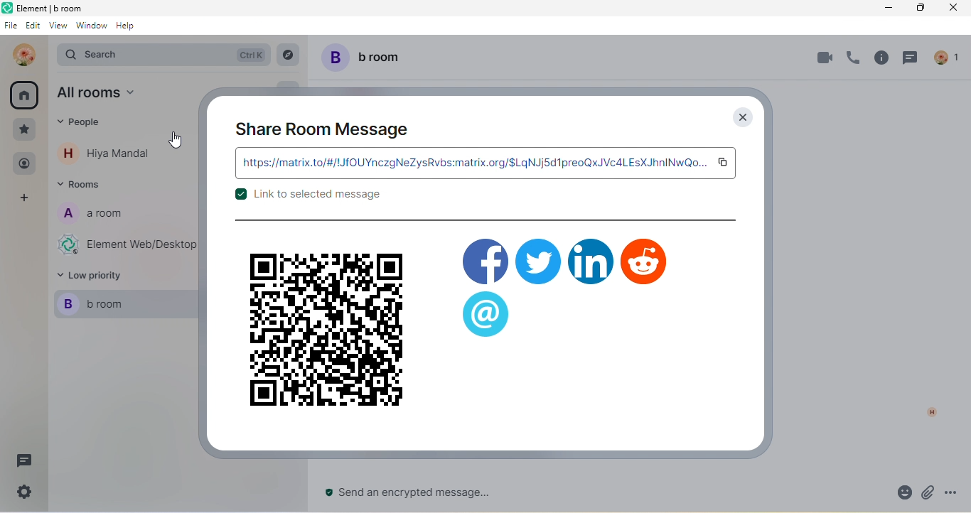  Describe the element at coordinates (33, 27) in the screenshot. I see `edit` at that location.